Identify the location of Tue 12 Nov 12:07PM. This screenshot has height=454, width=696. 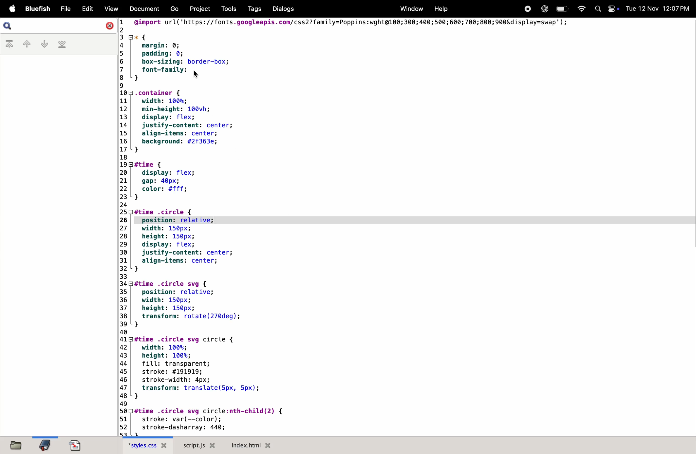
(658, 9).